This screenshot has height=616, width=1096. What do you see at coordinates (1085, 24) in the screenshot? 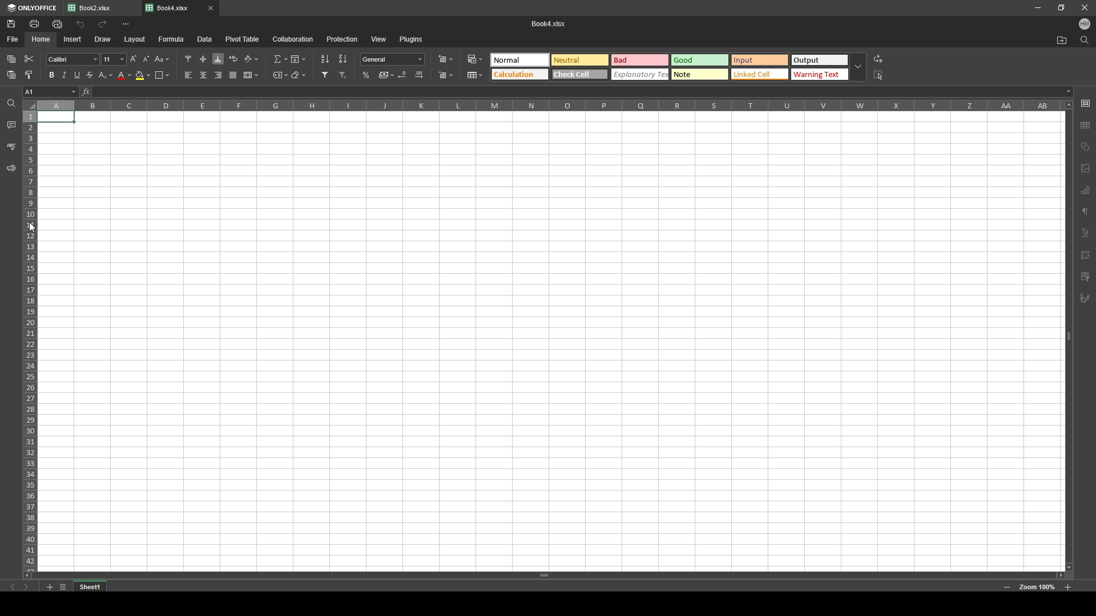
I see `profile` at bounding box center [1085, 24].